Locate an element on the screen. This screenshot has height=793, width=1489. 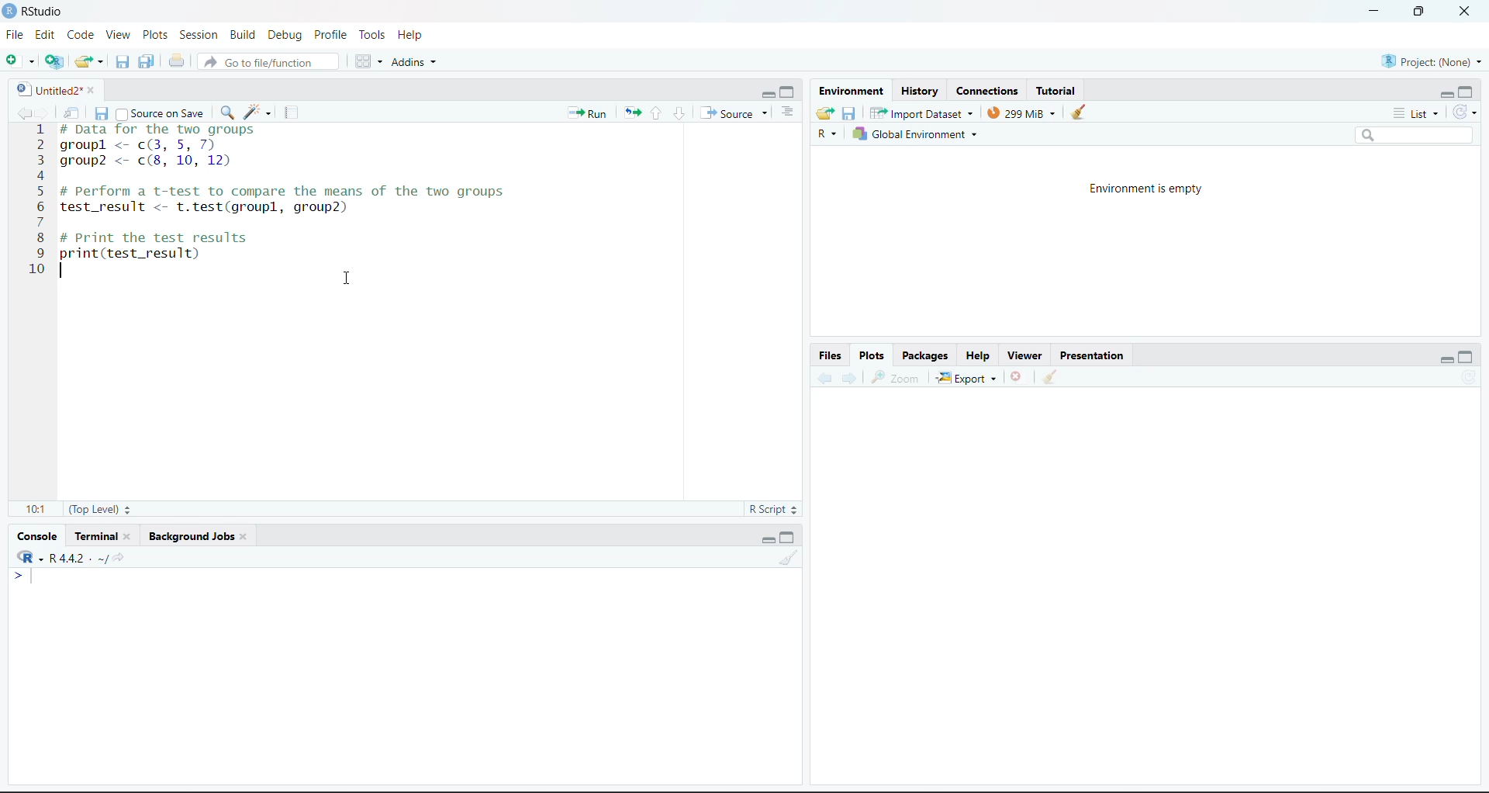
Tools is located at coordinates (376, 35).